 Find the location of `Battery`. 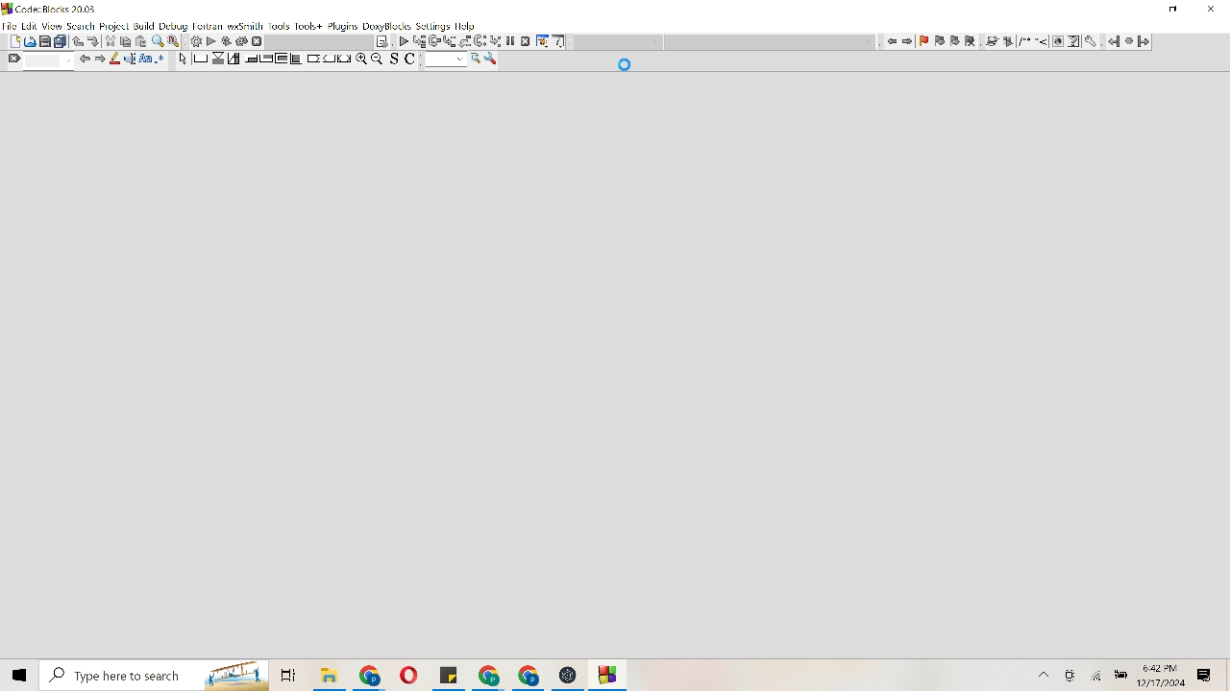

Battery is located at coordinates (1121, 674).